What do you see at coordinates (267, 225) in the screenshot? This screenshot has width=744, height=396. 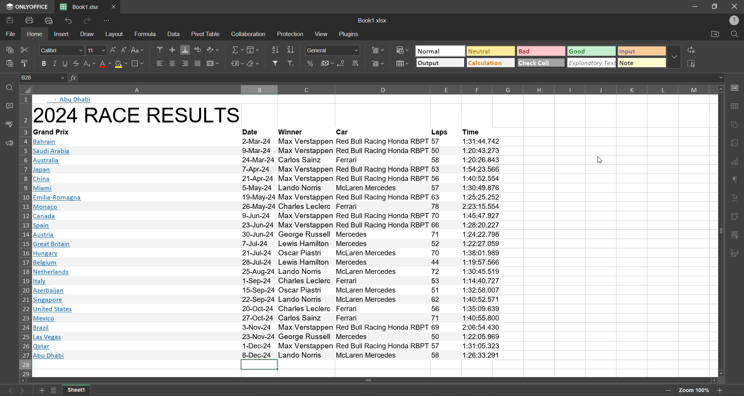 I see `spain 23-Jun-24 Max Verstappen Red Bull Racing Honda RBPT 66 1:28:20.227` at bounding box center [267, 225].